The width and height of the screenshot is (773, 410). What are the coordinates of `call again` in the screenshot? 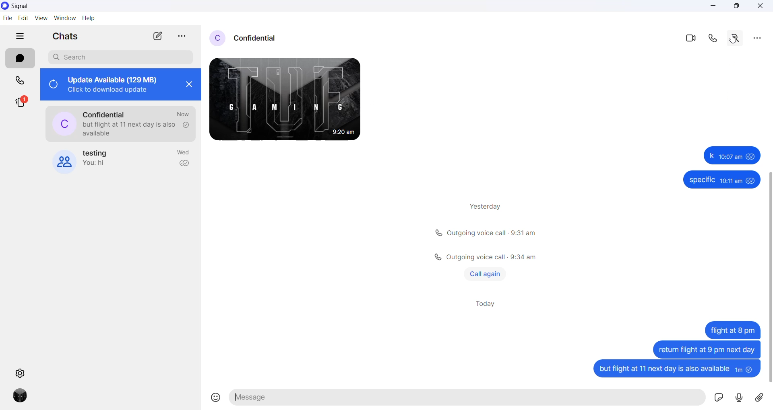 It's located at (485, 273).